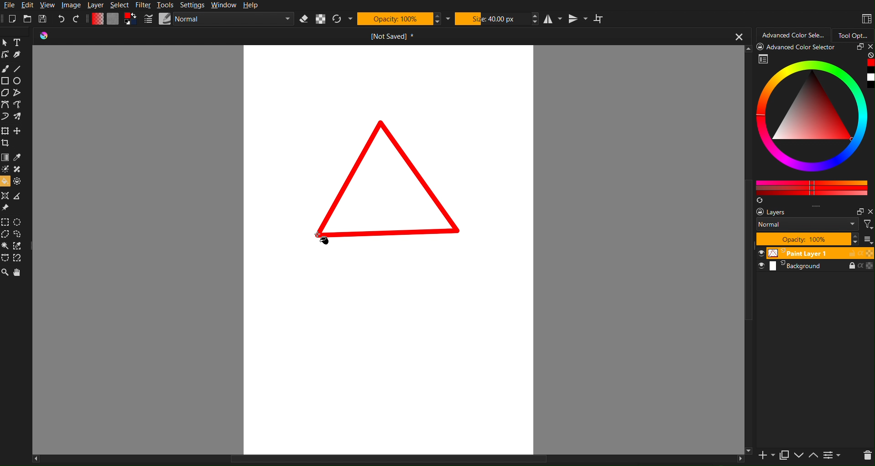 The height and width of the screenshot is (466, 875). Describe the element at coordinates (6, 93) in the screenshot. I see `polygon tool` at that location.